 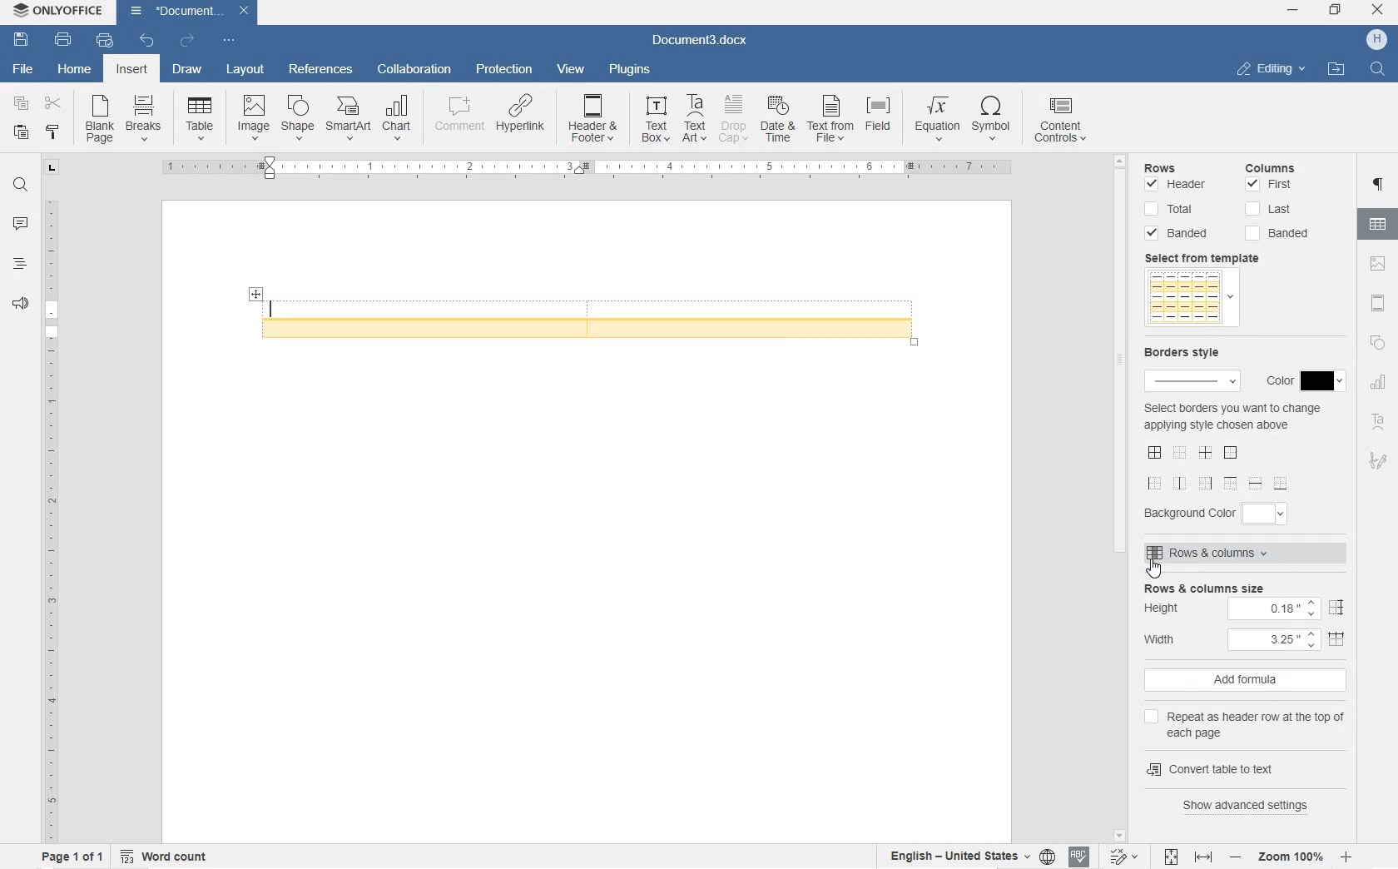 What do you see at coordinates (1376, 345) in the screenshot?
I see `SHAPE` at bounding box center [1376, 345].